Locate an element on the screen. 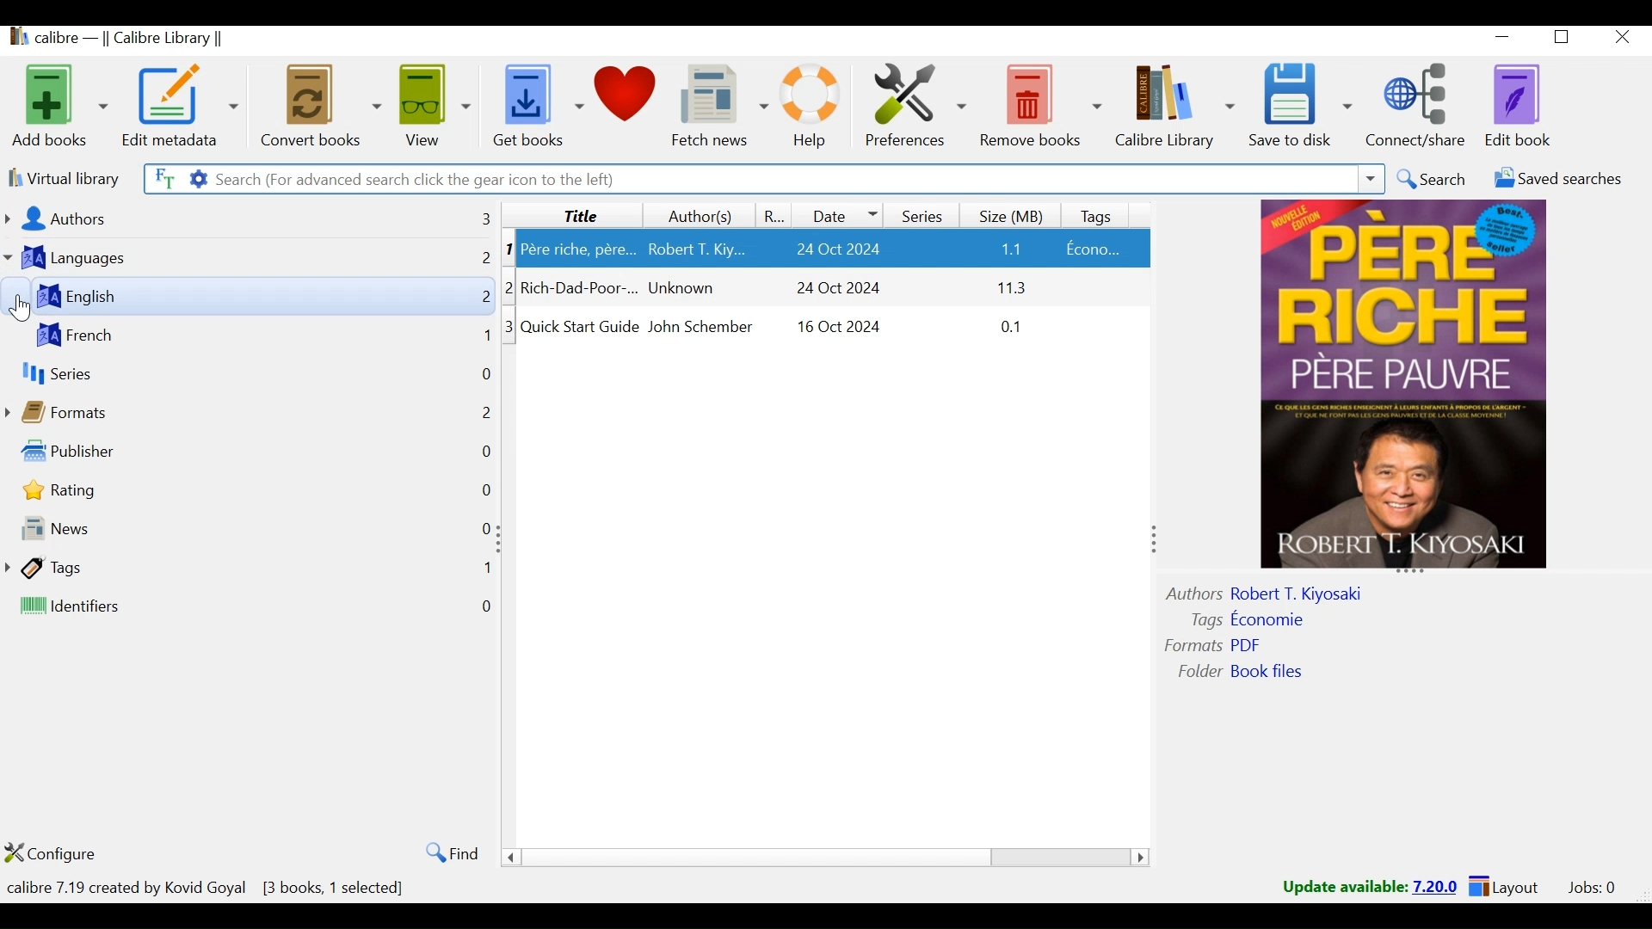 The height and width of the screenshot is (929, 1652). 0: is located at coordinates (482, 530).